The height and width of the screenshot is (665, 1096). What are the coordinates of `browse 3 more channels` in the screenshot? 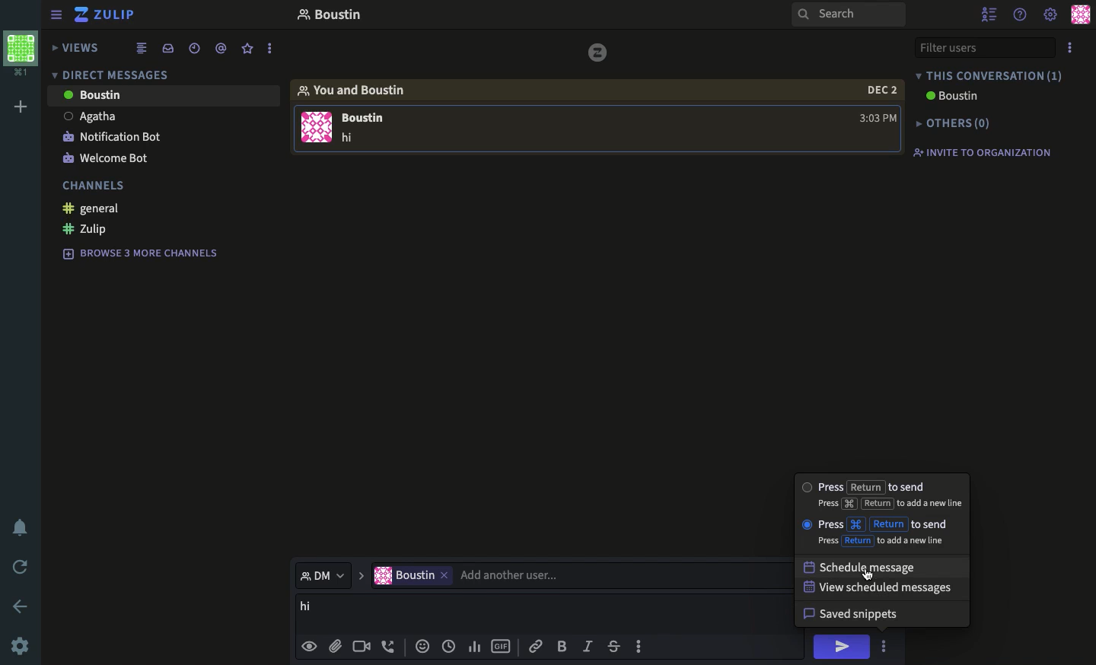 It's located at (142, 253).